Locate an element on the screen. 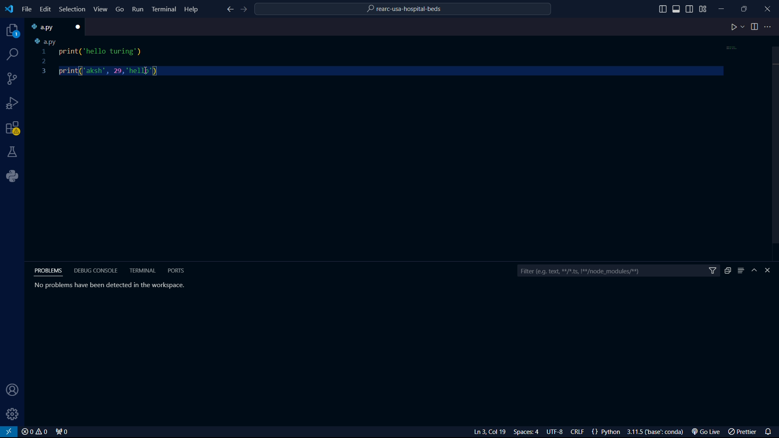 The image size is (779, 438). close program is located at coordinates (768, 8).